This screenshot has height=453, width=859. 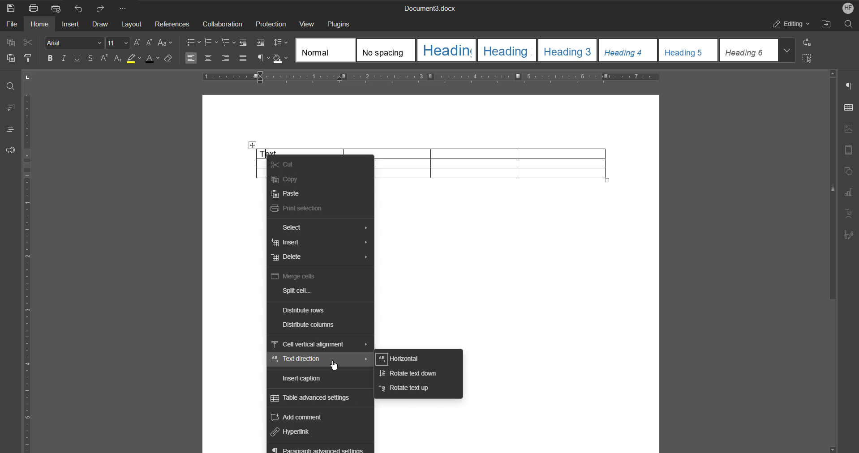 I want to click on scroll up, so click(x=833, y=73).